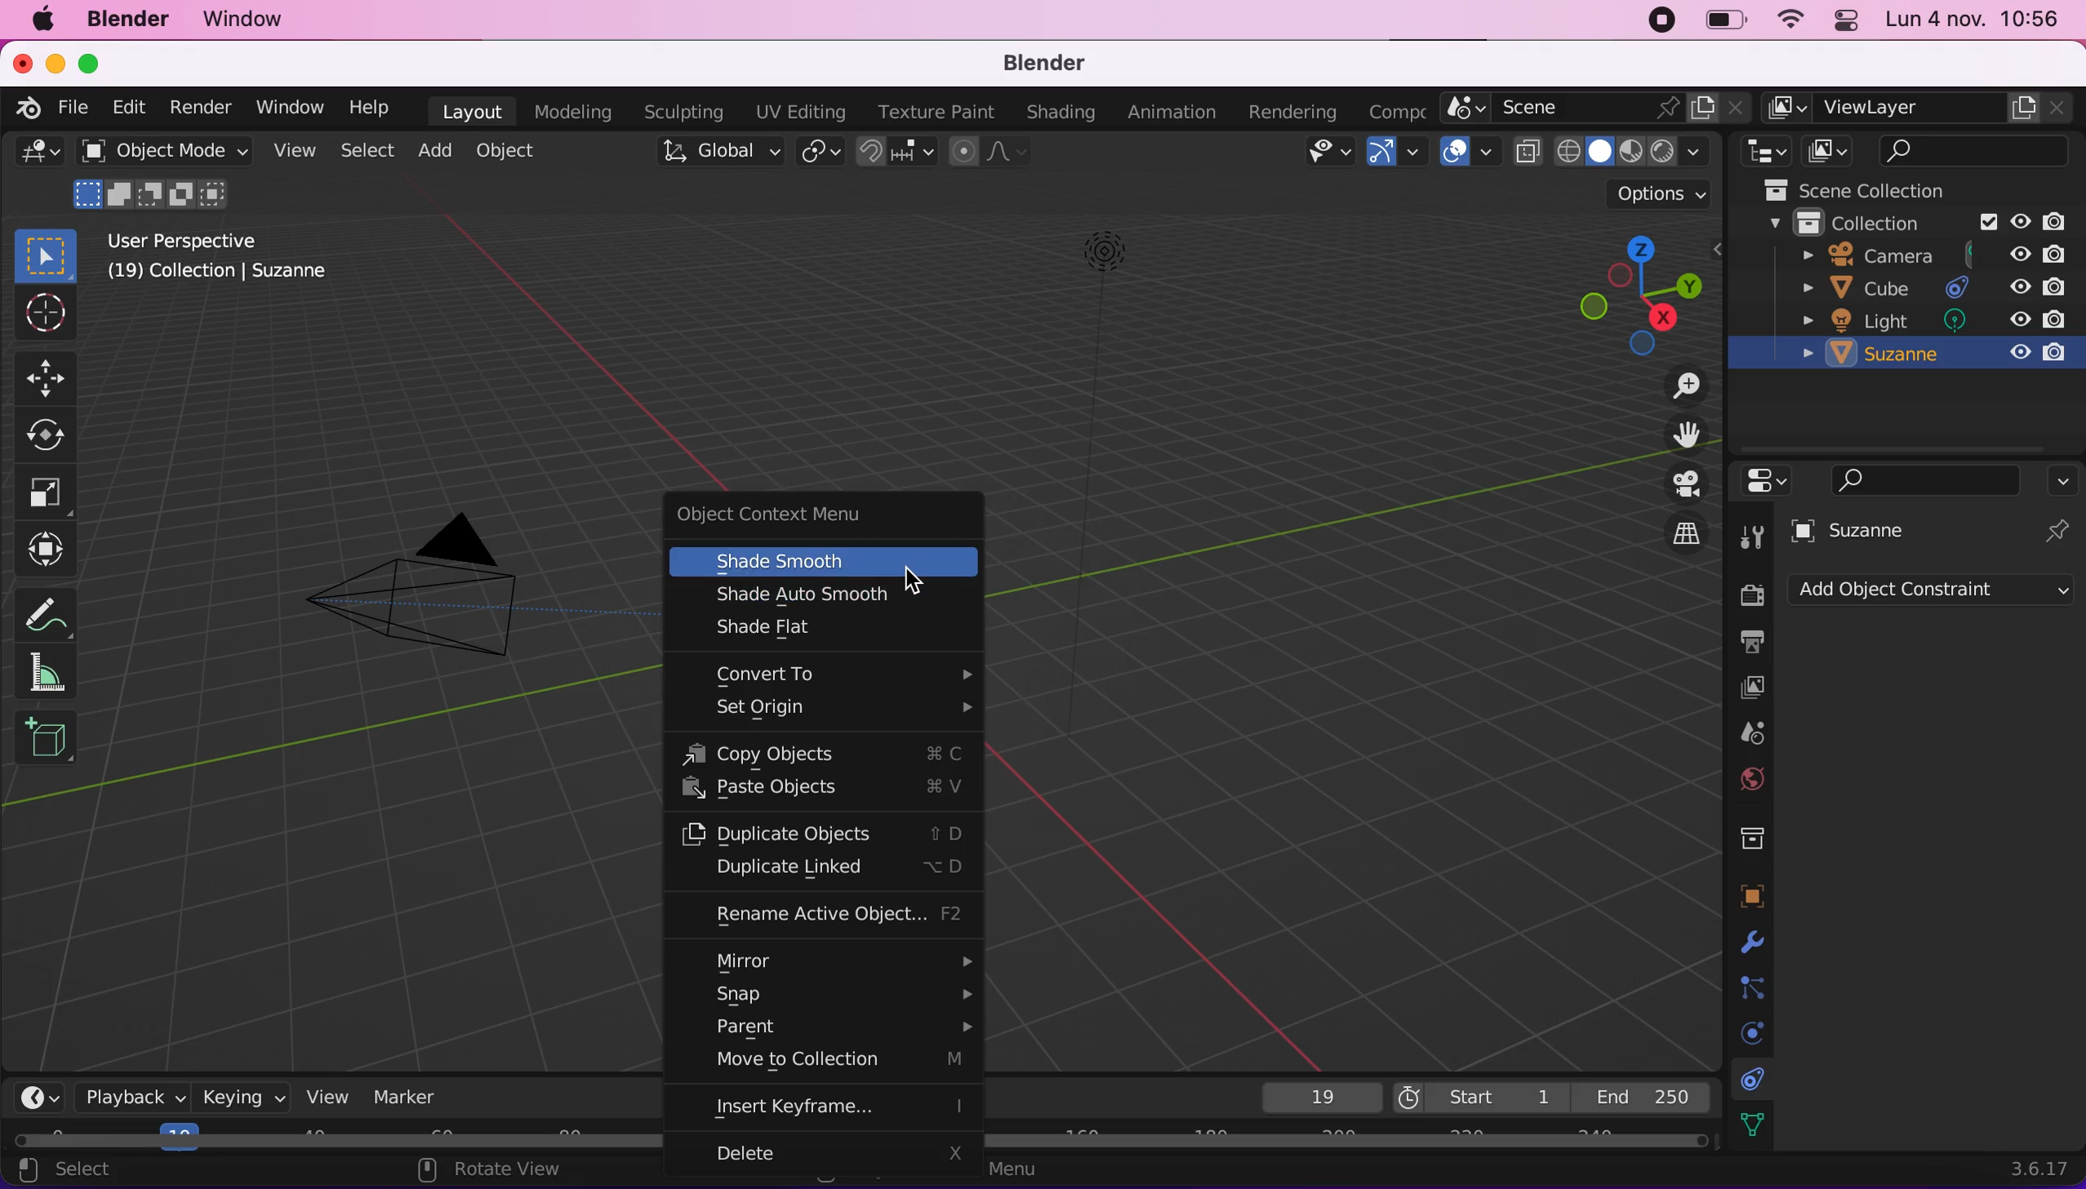  I want to click on rotate, so click(51, 436).